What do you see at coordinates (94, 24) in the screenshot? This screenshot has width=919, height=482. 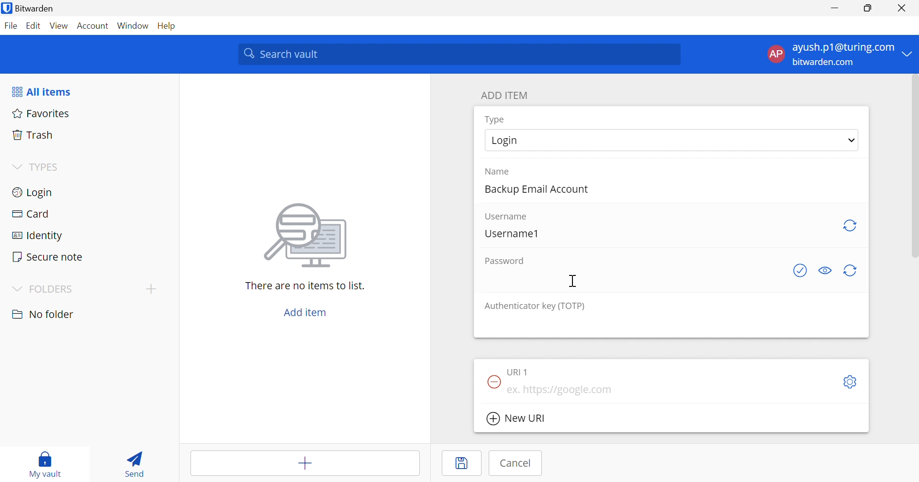 I see `Account` at bounding box center [94, 24].